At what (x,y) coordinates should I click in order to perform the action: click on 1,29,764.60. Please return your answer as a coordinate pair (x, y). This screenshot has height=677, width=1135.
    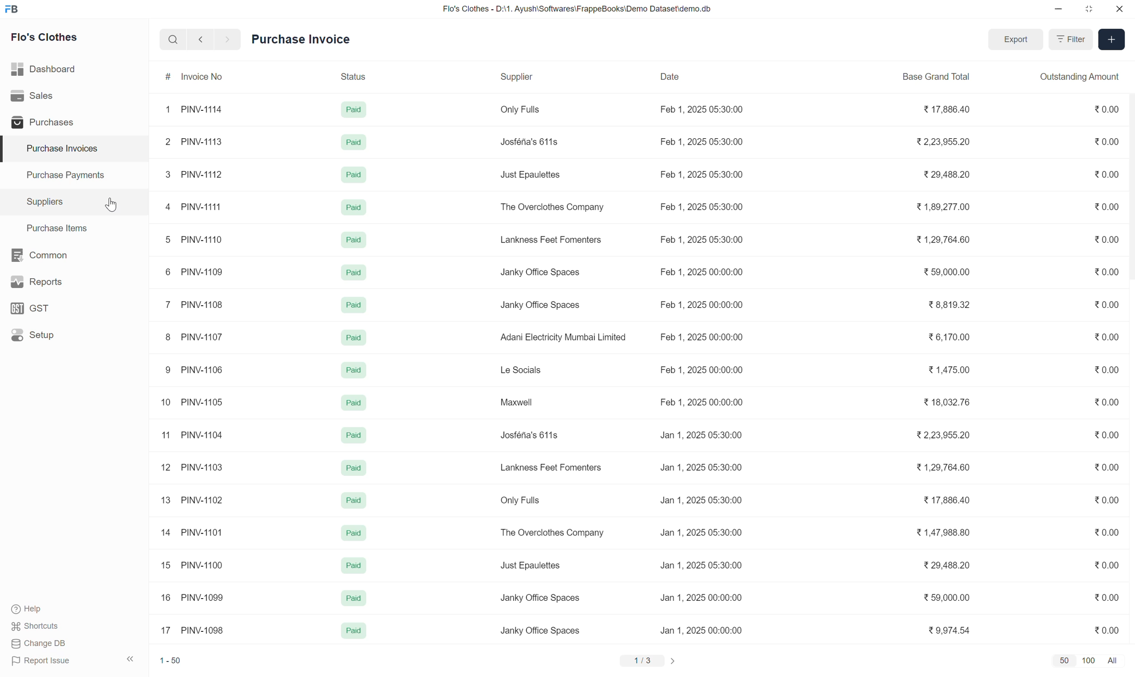
    Looking at the image, I should click on (945, 240).